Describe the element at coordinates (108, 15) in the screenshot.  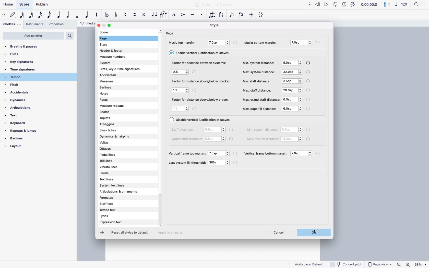
I see `double toggle flat` at that location.